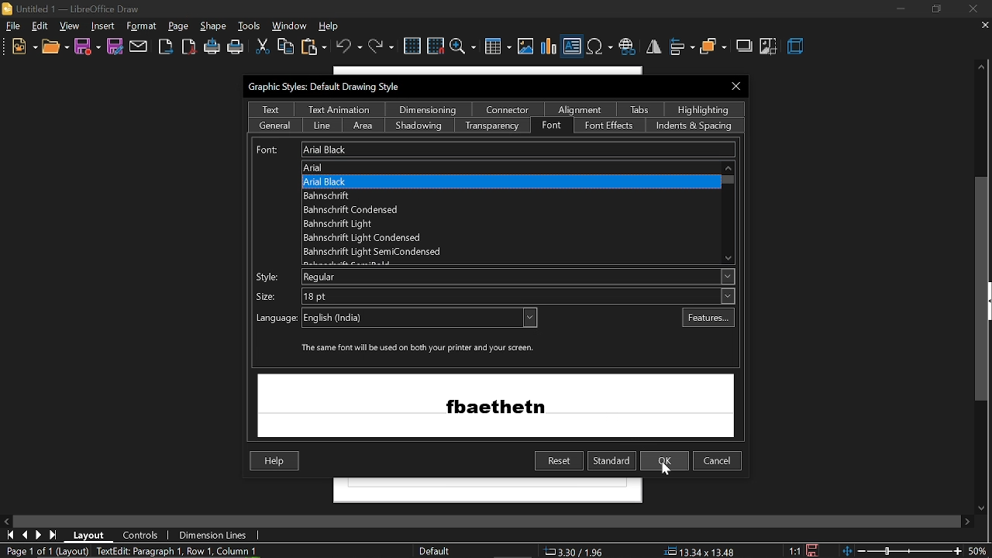  I want to click on next page, so click(39, 535).